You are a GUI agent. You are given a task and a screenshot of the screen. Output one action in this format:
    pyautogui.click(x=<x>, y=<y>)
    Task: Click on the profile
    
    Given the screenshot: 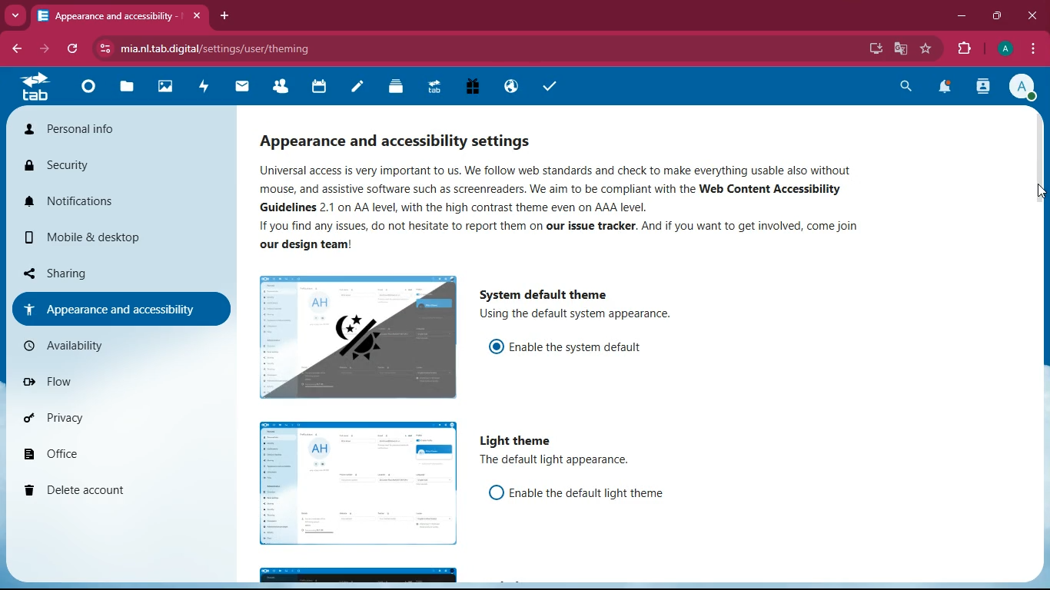 What is the action you would take?
    pyautogui.click(x=1002, y=48)
    